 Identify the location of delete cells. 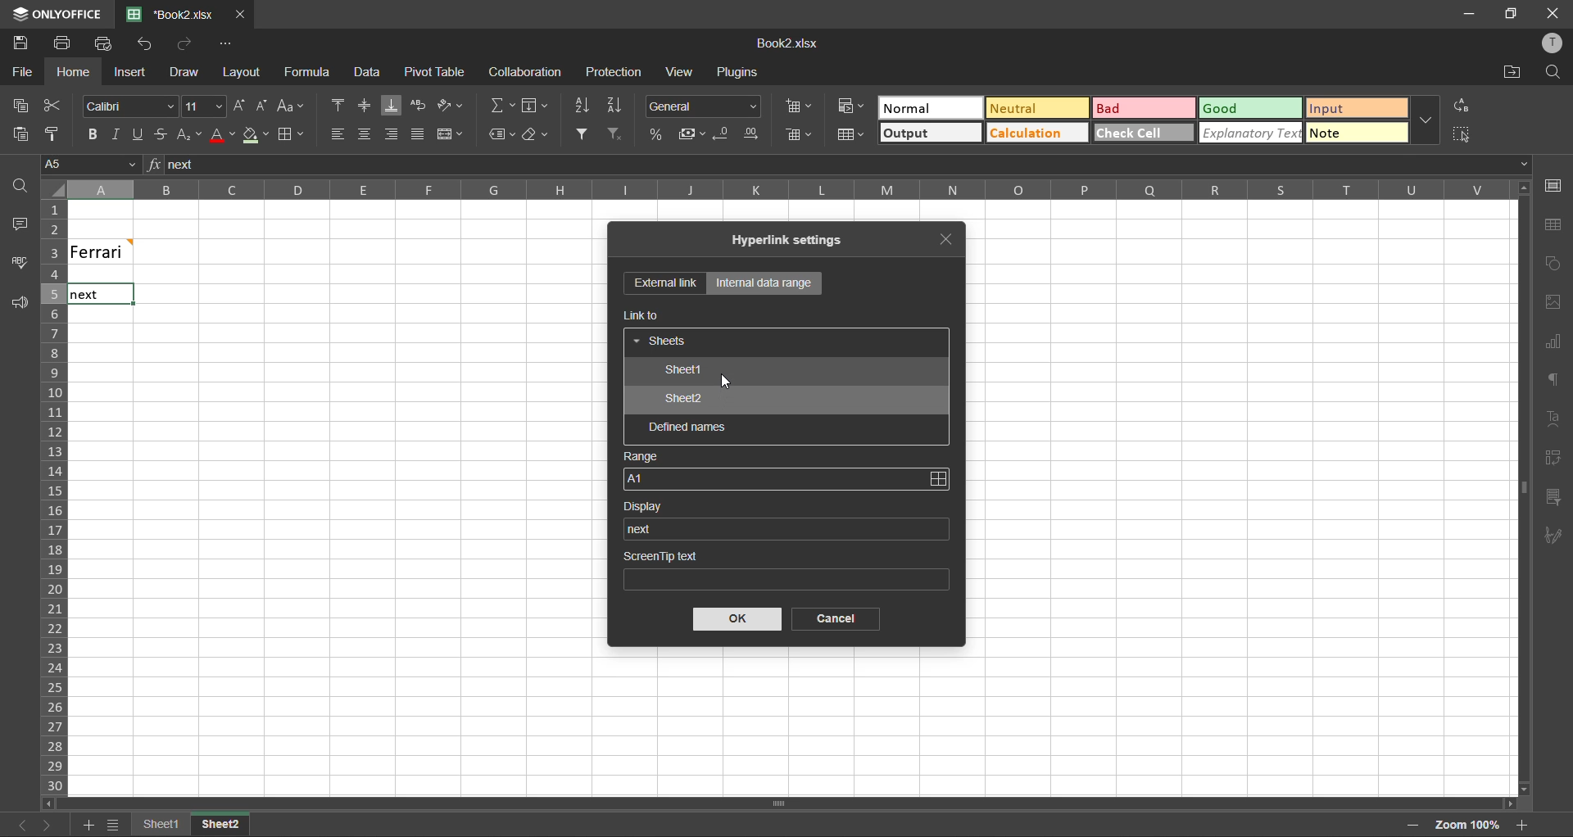
(801, 134).